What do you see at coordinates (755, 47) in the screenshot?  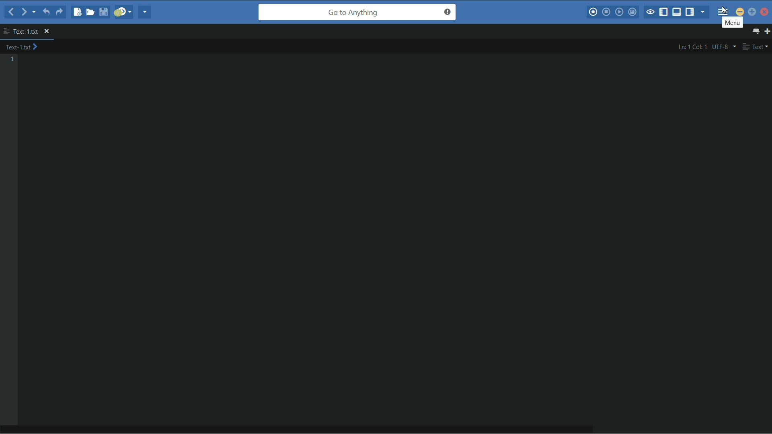 I see `text` at bounding box center [755, 47].